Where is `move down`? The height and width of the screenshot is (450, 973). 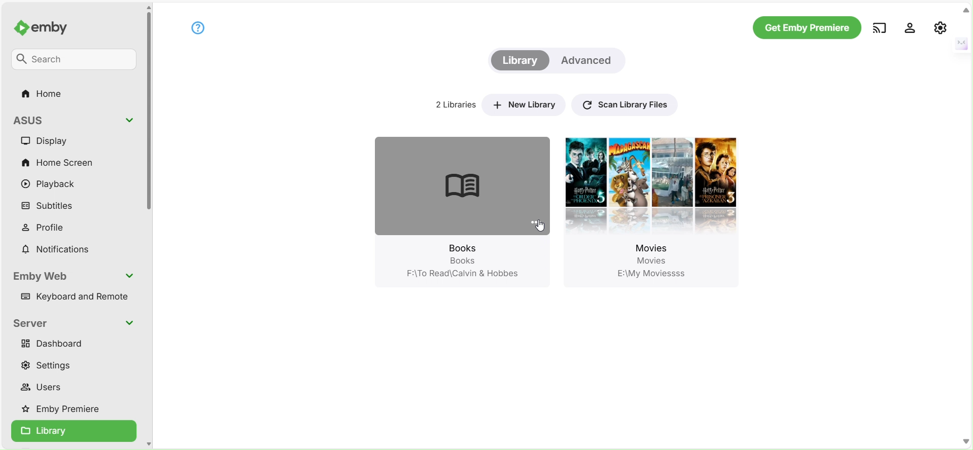 move down is located at coordinates (966, 441).